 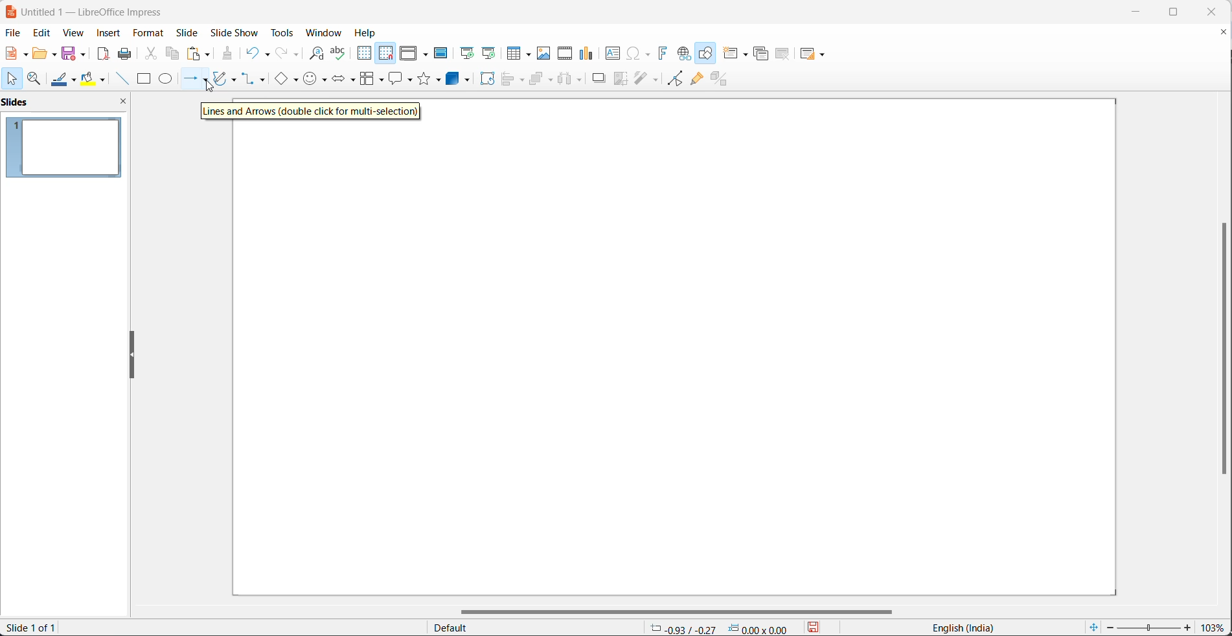 I want to click on toggle end point edit mode, so click(x=672, y=78).